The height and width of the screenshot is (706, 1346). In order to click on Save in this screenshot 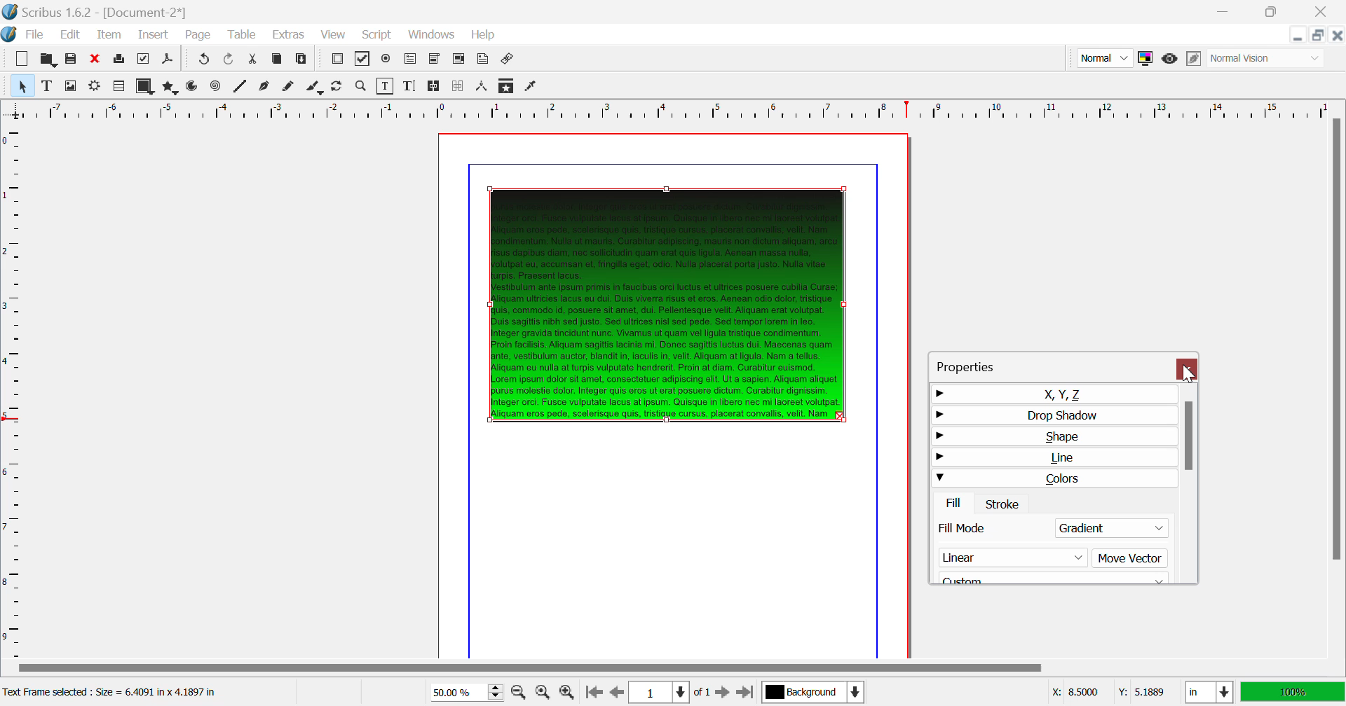, I will do `click(71, 59)`.